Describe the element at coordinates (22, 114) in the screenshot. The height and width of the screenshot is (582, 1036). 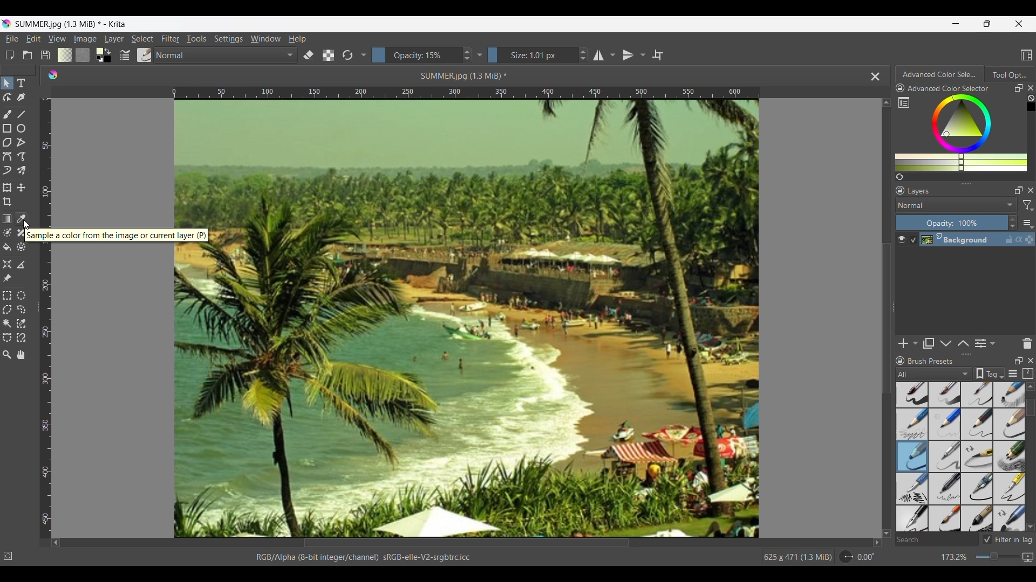
I see `Line tool` at that location.